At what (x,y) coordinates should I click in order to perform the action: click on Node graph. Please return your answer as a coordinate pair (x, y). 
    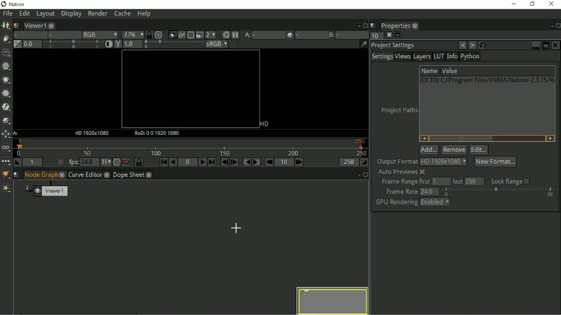
    Looking at the image, I should click on (45, 175).